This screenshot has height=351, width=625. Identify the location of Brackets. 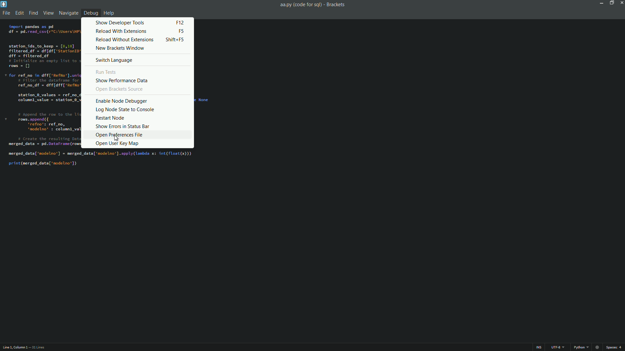
(337, 5).